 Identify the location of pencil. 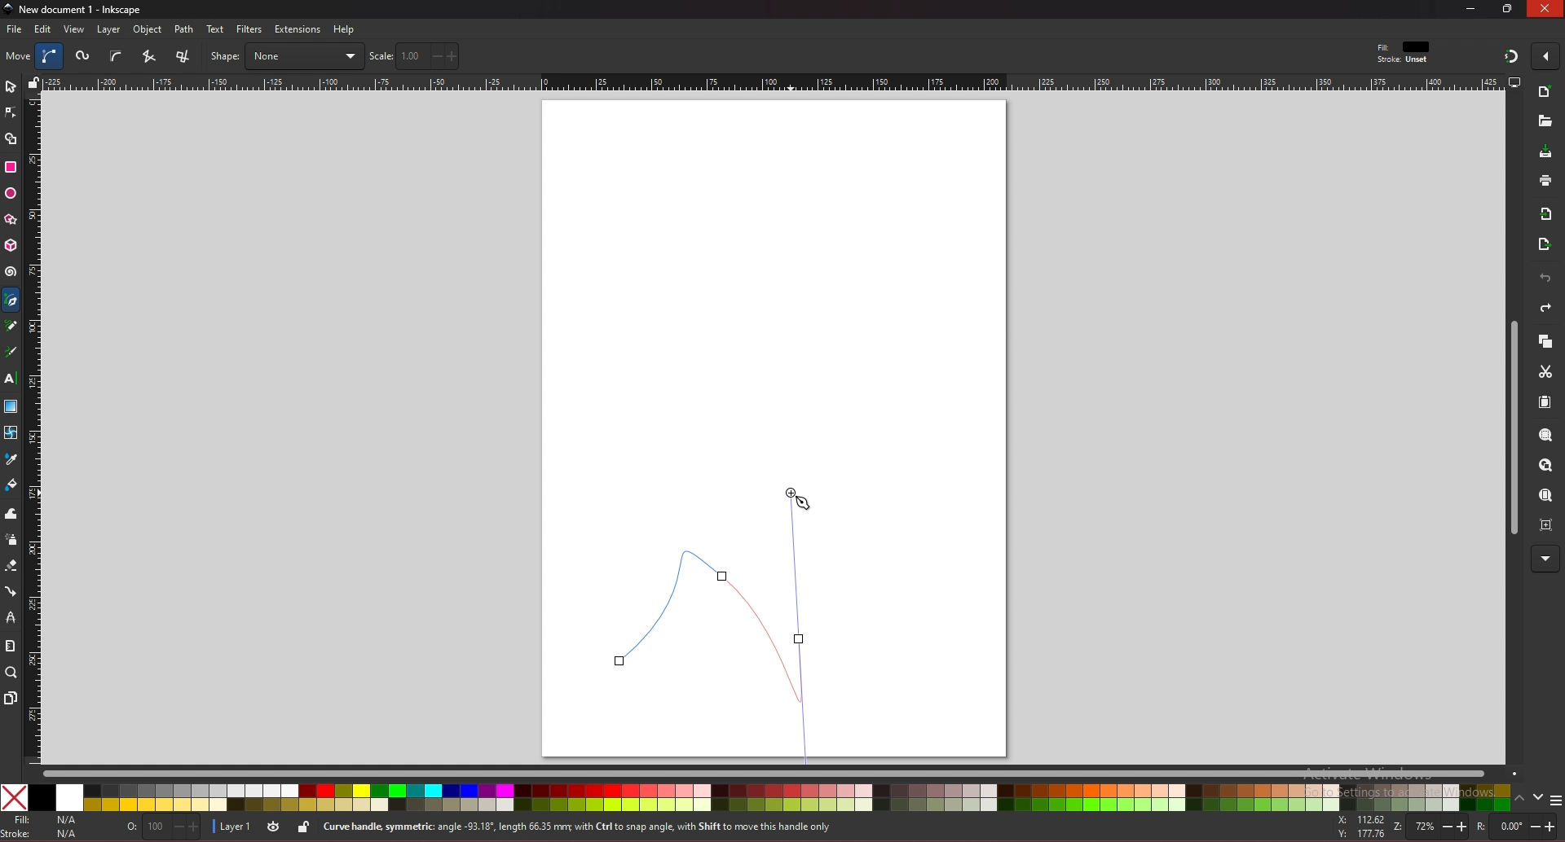
(15, 327).